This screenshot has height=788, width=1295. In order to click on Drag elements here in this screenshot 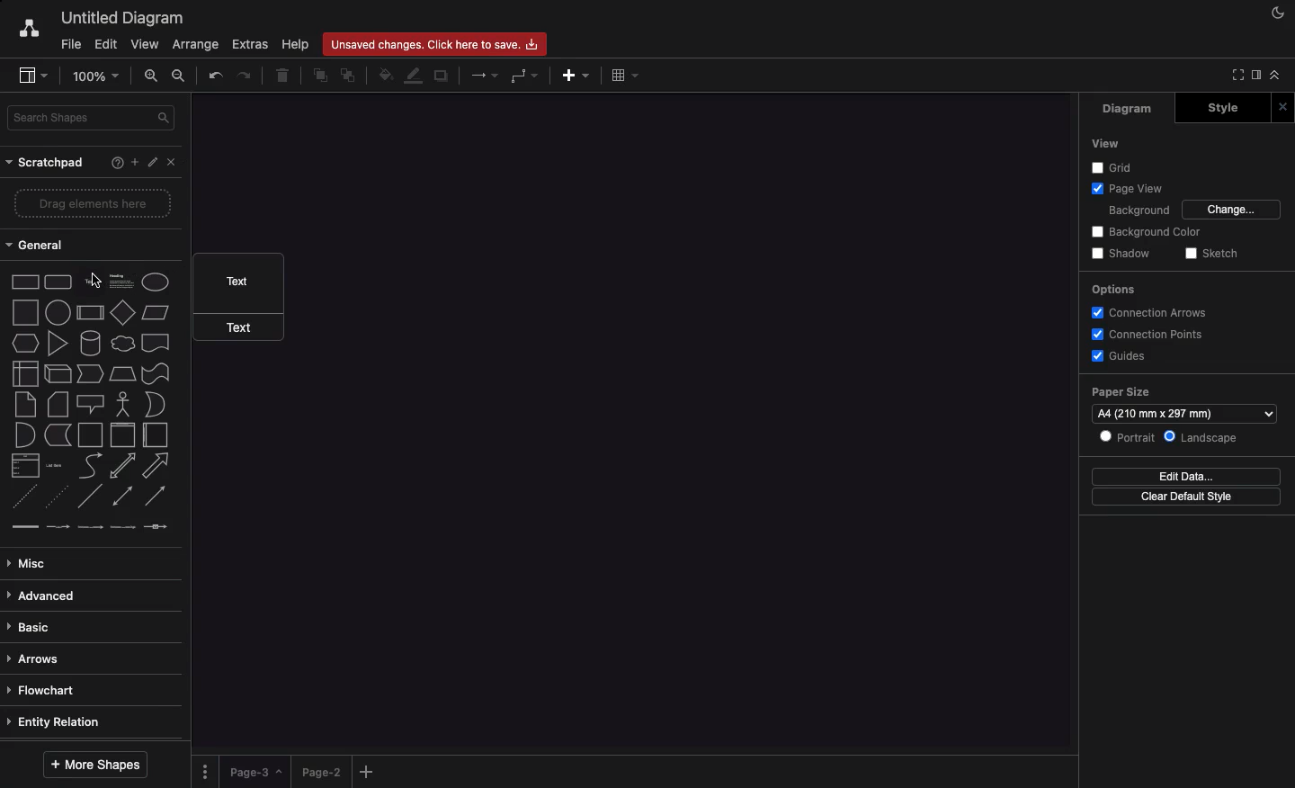, I will do `click(94, 202)`.